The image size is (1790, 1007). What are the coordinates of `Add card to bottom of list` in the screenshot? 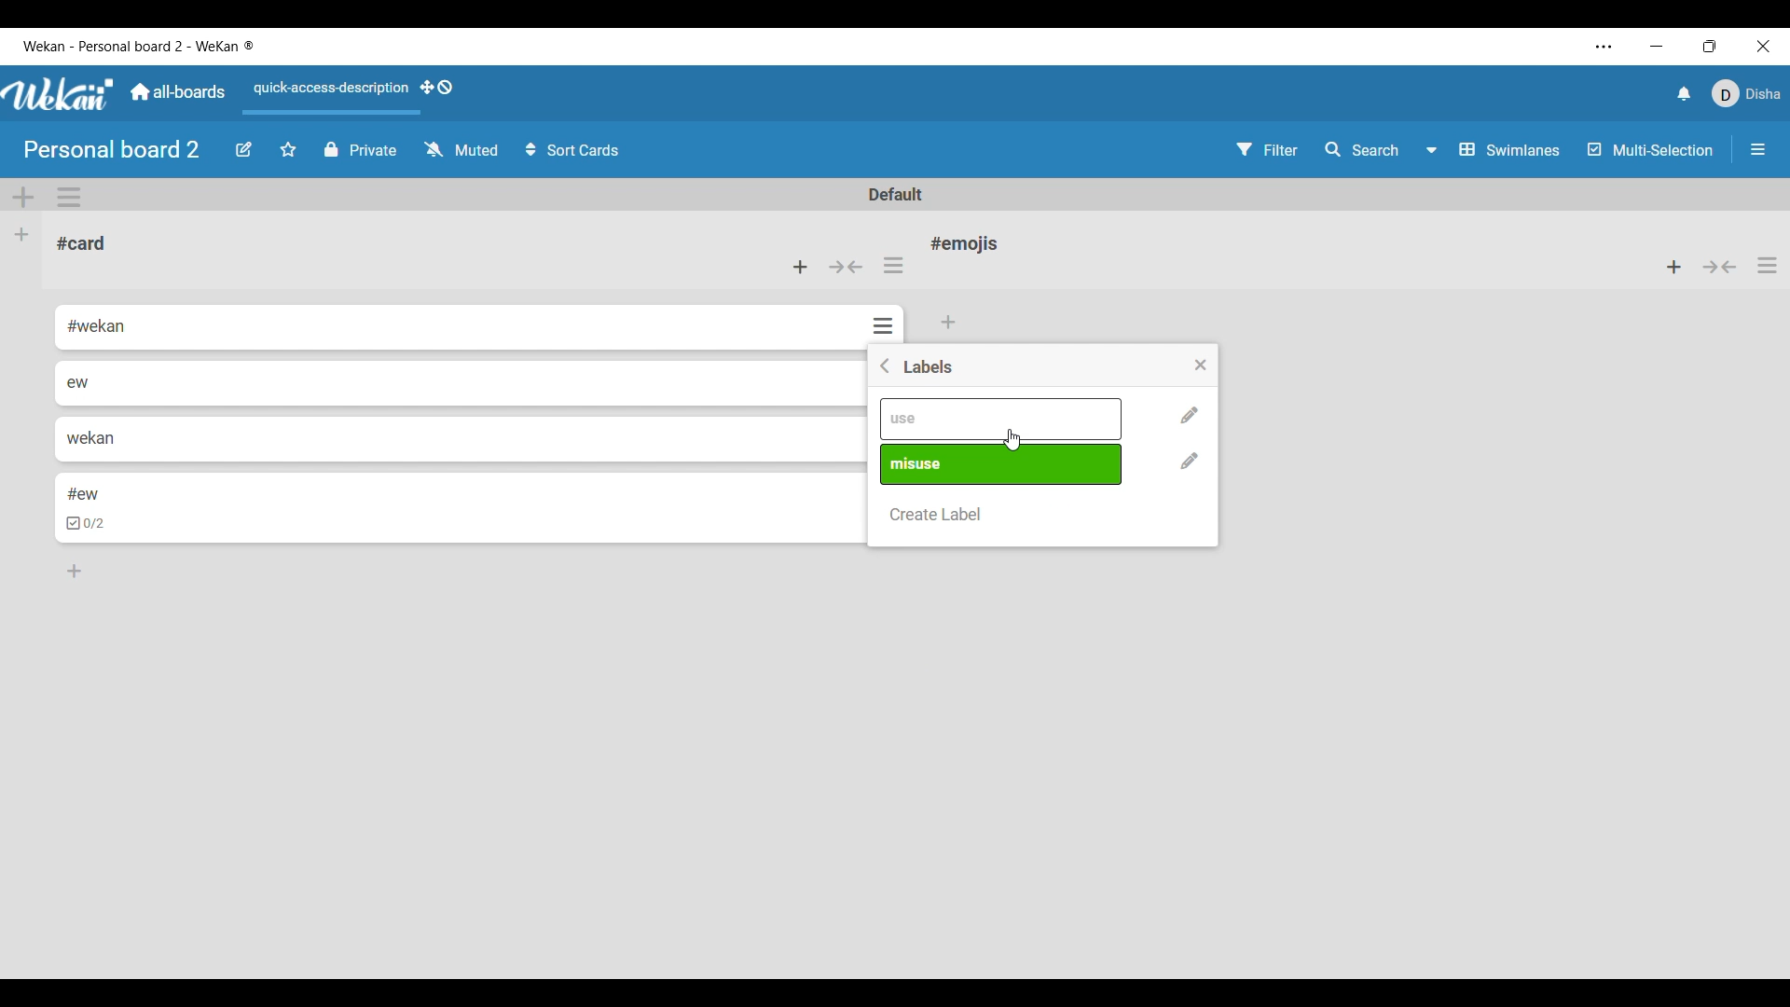 It's located at (75, 571).